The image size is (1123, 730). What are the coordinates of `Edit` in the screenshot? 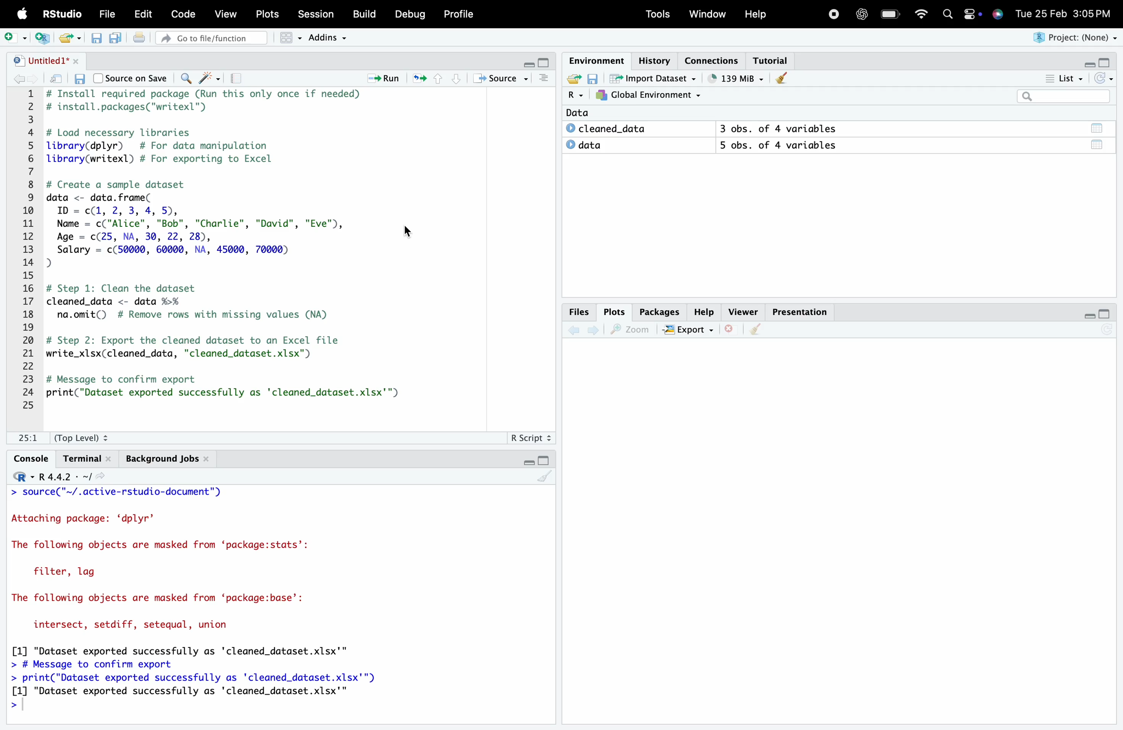 It's located at (142, 13).